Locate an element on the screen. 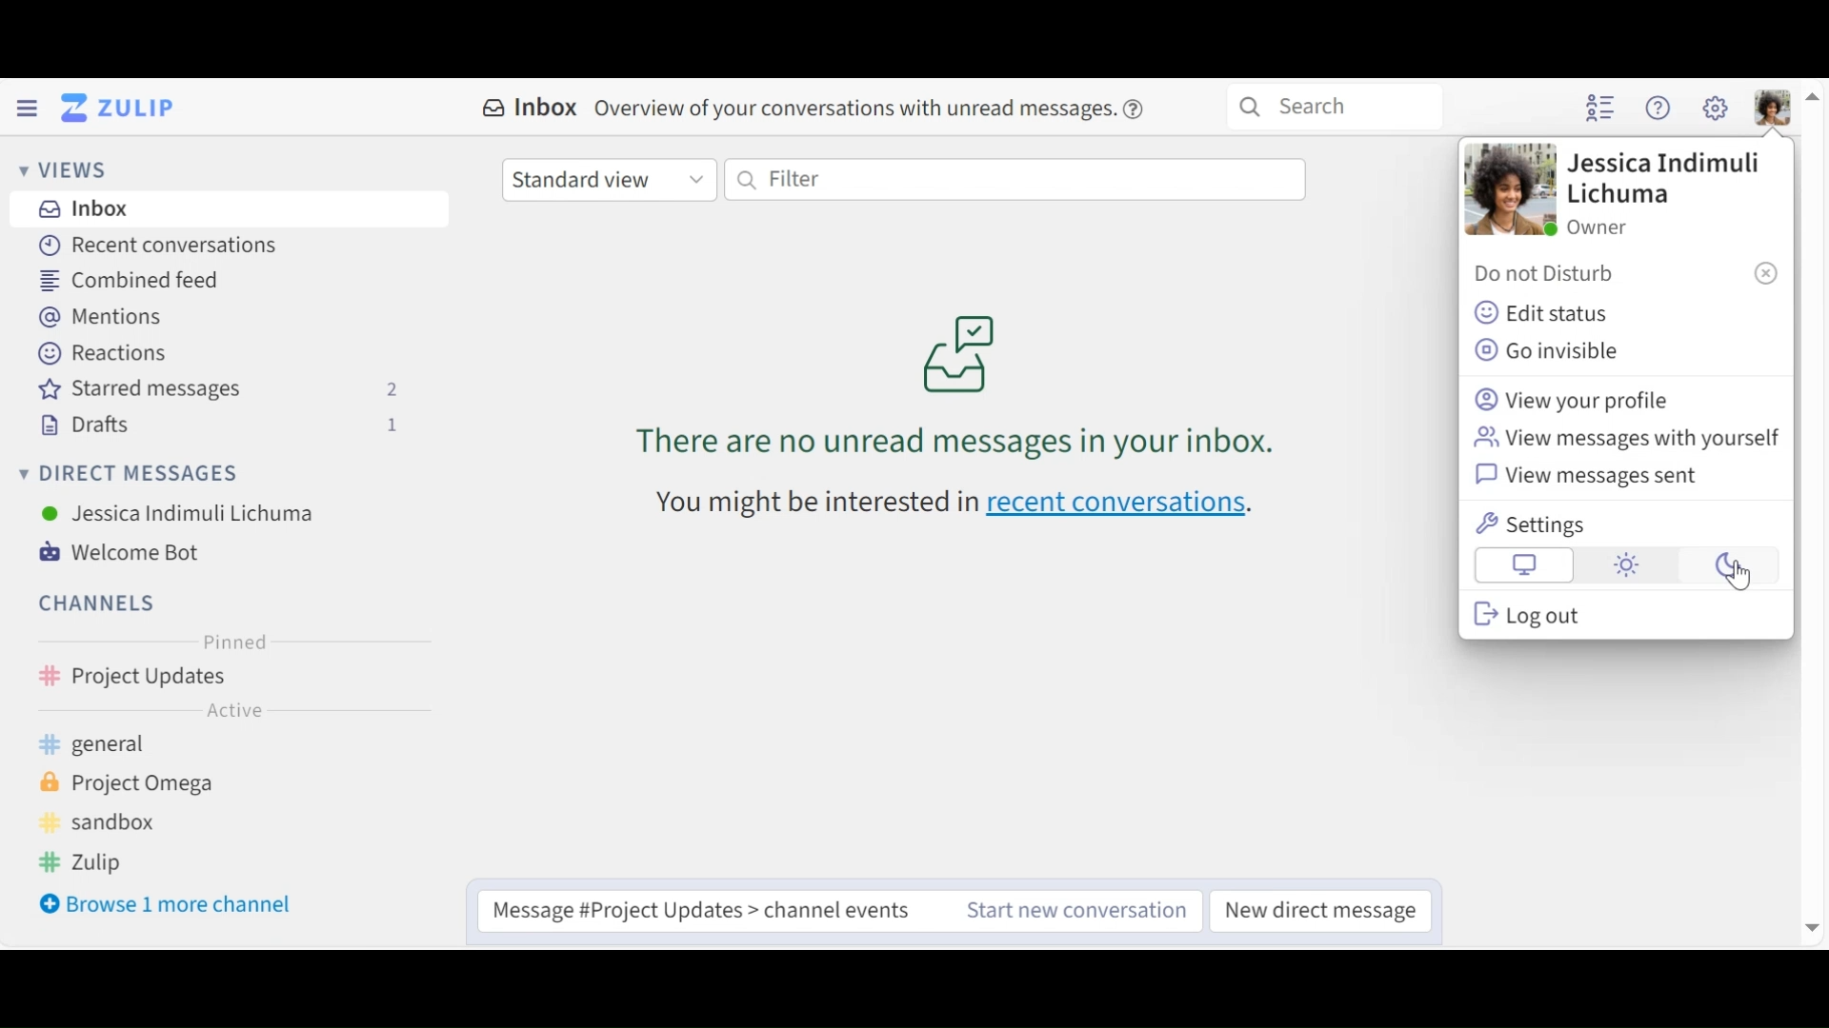  Inbox Overview of your conversations with unread messages is located at coordinates (794, 106).